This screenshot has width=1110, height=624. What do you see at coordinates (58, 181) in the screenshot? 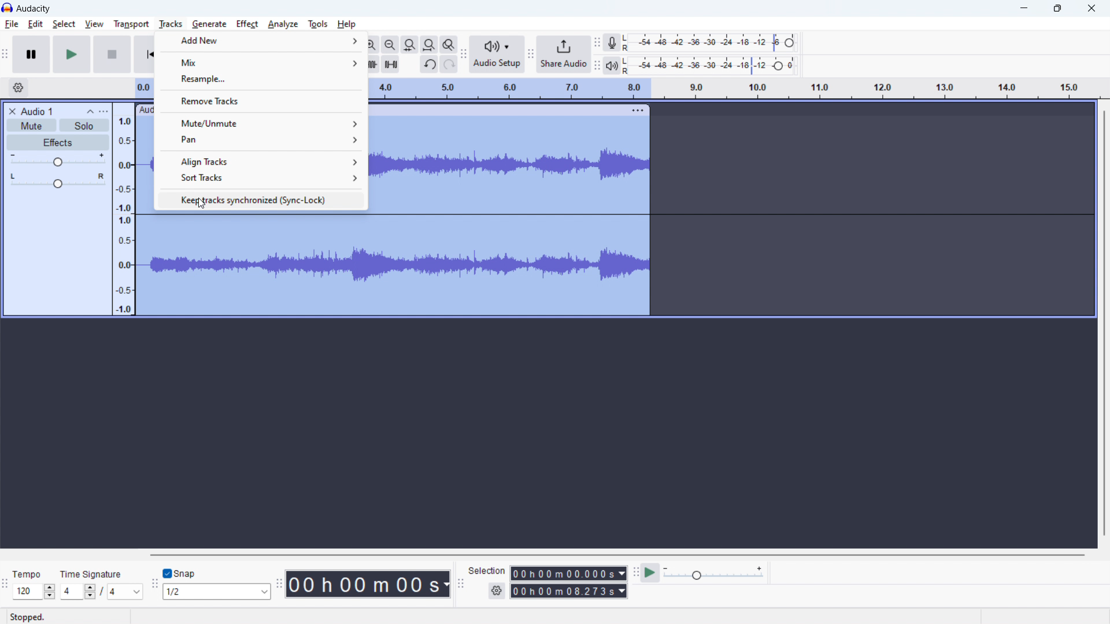
I see `pan` at bounding box center [58, 181].